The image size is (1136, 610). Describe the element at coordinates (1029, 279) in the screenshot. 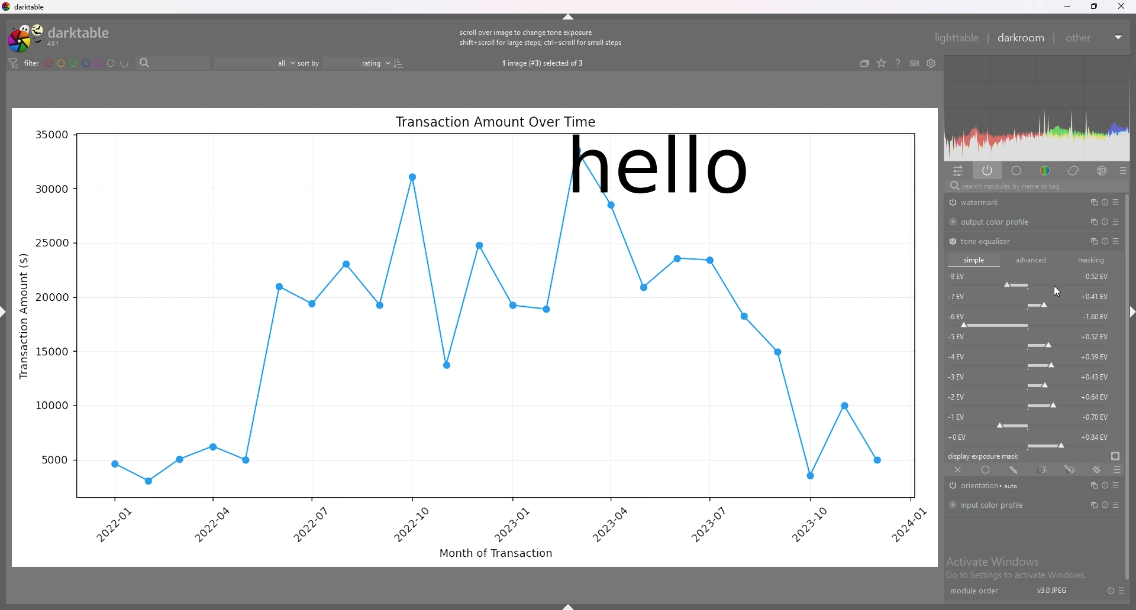

I see `-8 EV force` at that location.